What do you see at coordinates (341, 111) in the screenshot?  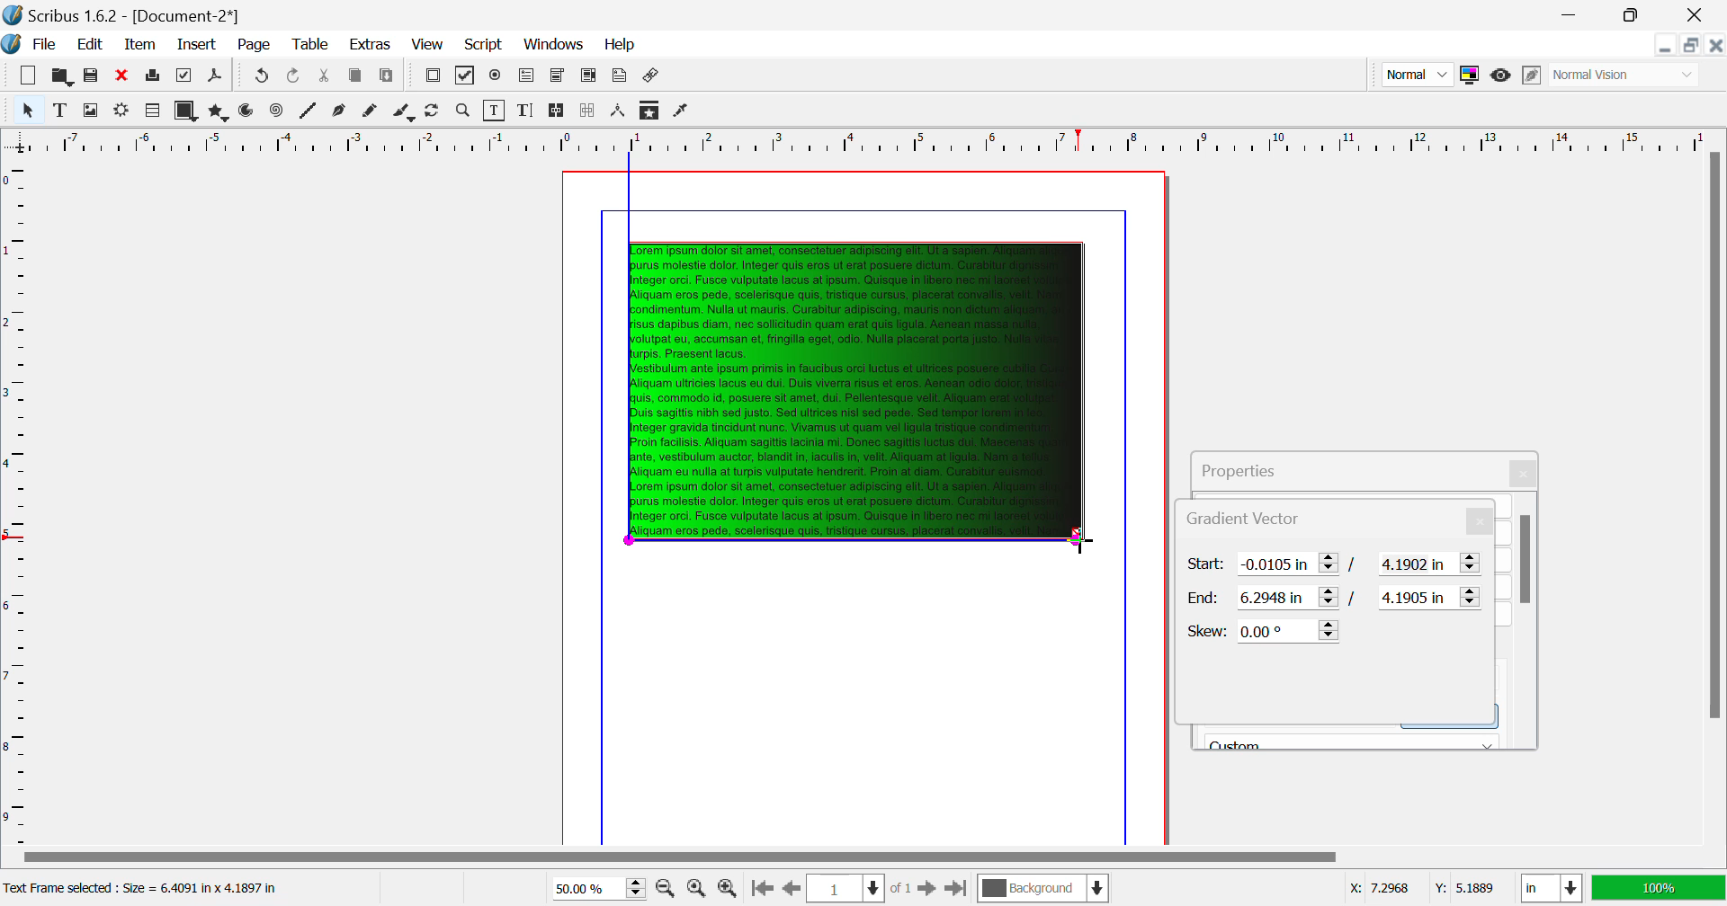 I see `Bezier Curve` at bounding box center [341, 111].